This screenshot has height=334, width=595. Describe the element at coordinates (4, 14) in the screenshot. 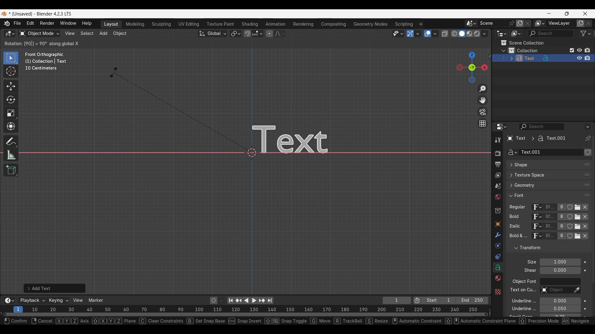

I see `Software logo` at that location.